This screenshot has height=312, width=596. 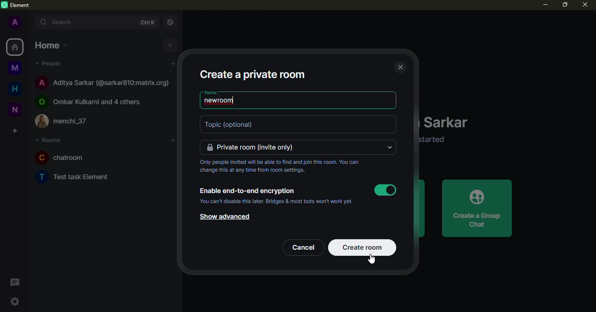 What do you see at coordinates (565, 5) in the screenshot?
I see `maximize` at bounding box center [565, 5].